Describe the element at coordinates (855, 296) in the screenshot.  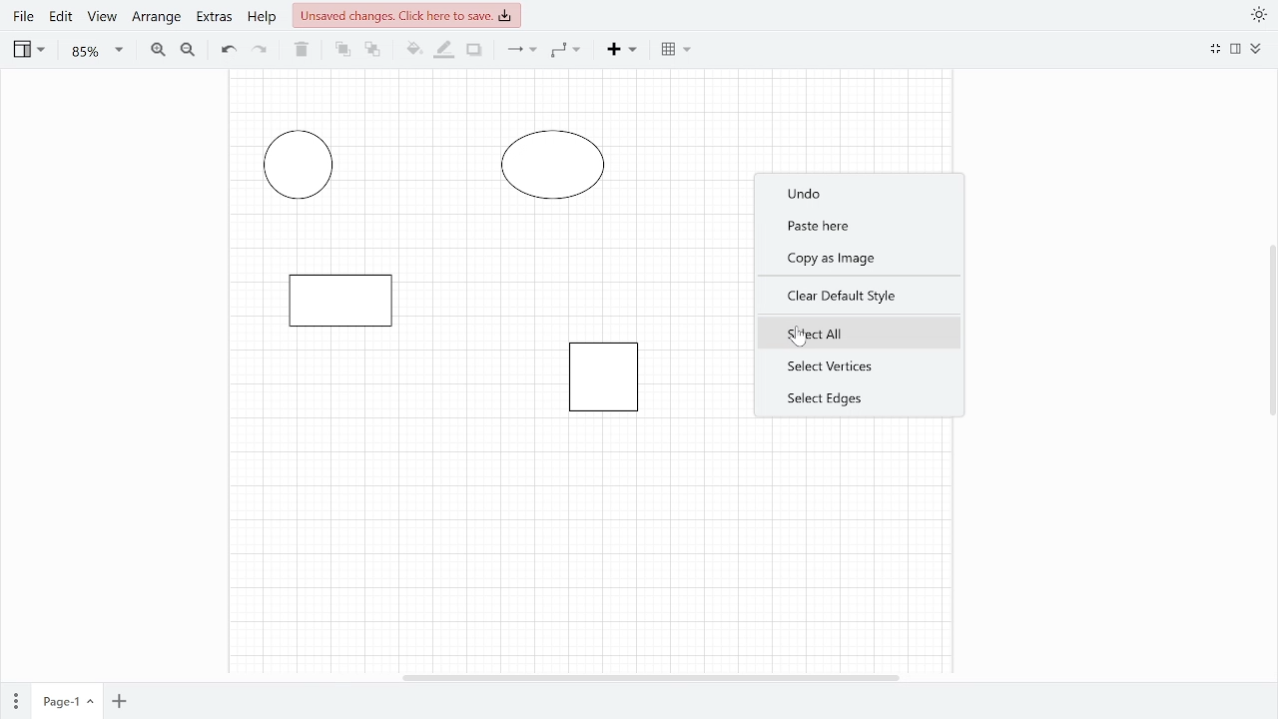
I see `Clear default style` at that location.